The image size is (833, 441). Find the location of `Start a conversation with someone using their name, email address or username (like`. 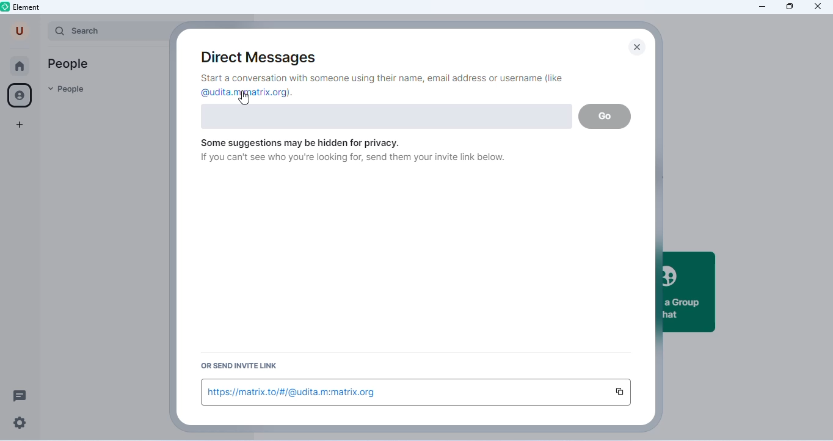

Start a conversation with someone using their name, email address or username (like is located at coordinates (382, 78).